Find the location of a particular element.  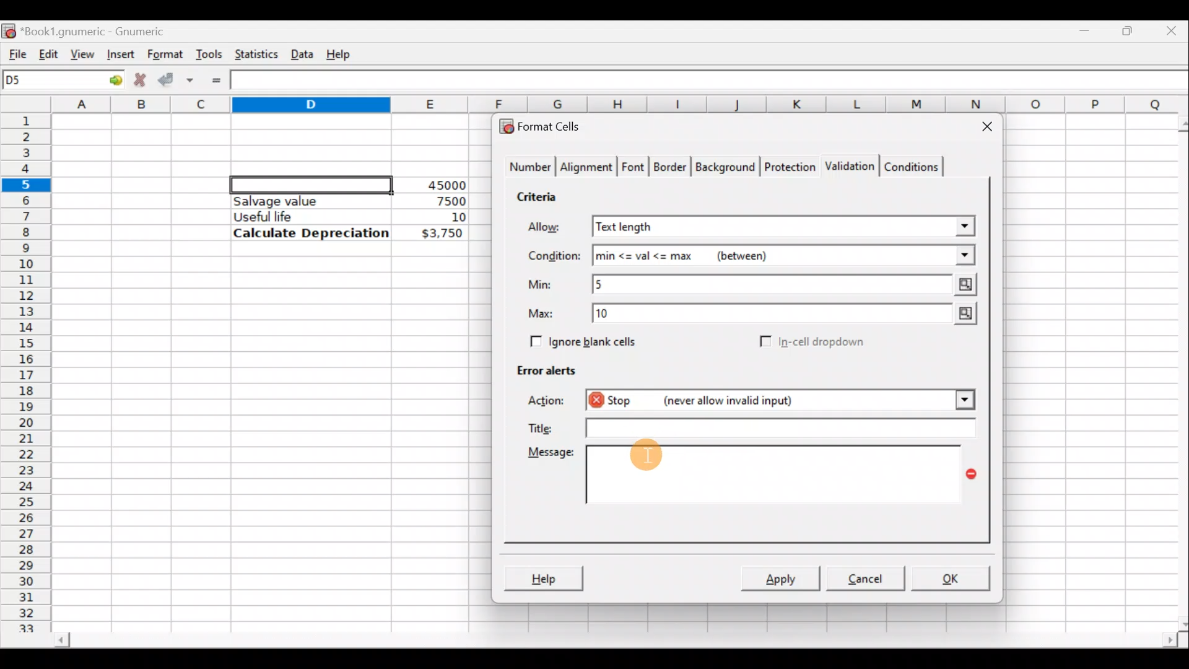

$3,750 is located at coordinates (441, 234).